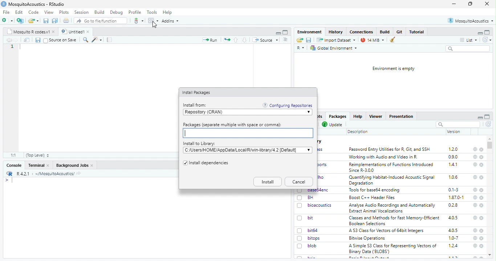 This screenshot has width=496, height=261. What do you see at coordinates (470, 21) in the screenshot?
I see `MosquitoAcoustics` at bounding box center [470, 21].